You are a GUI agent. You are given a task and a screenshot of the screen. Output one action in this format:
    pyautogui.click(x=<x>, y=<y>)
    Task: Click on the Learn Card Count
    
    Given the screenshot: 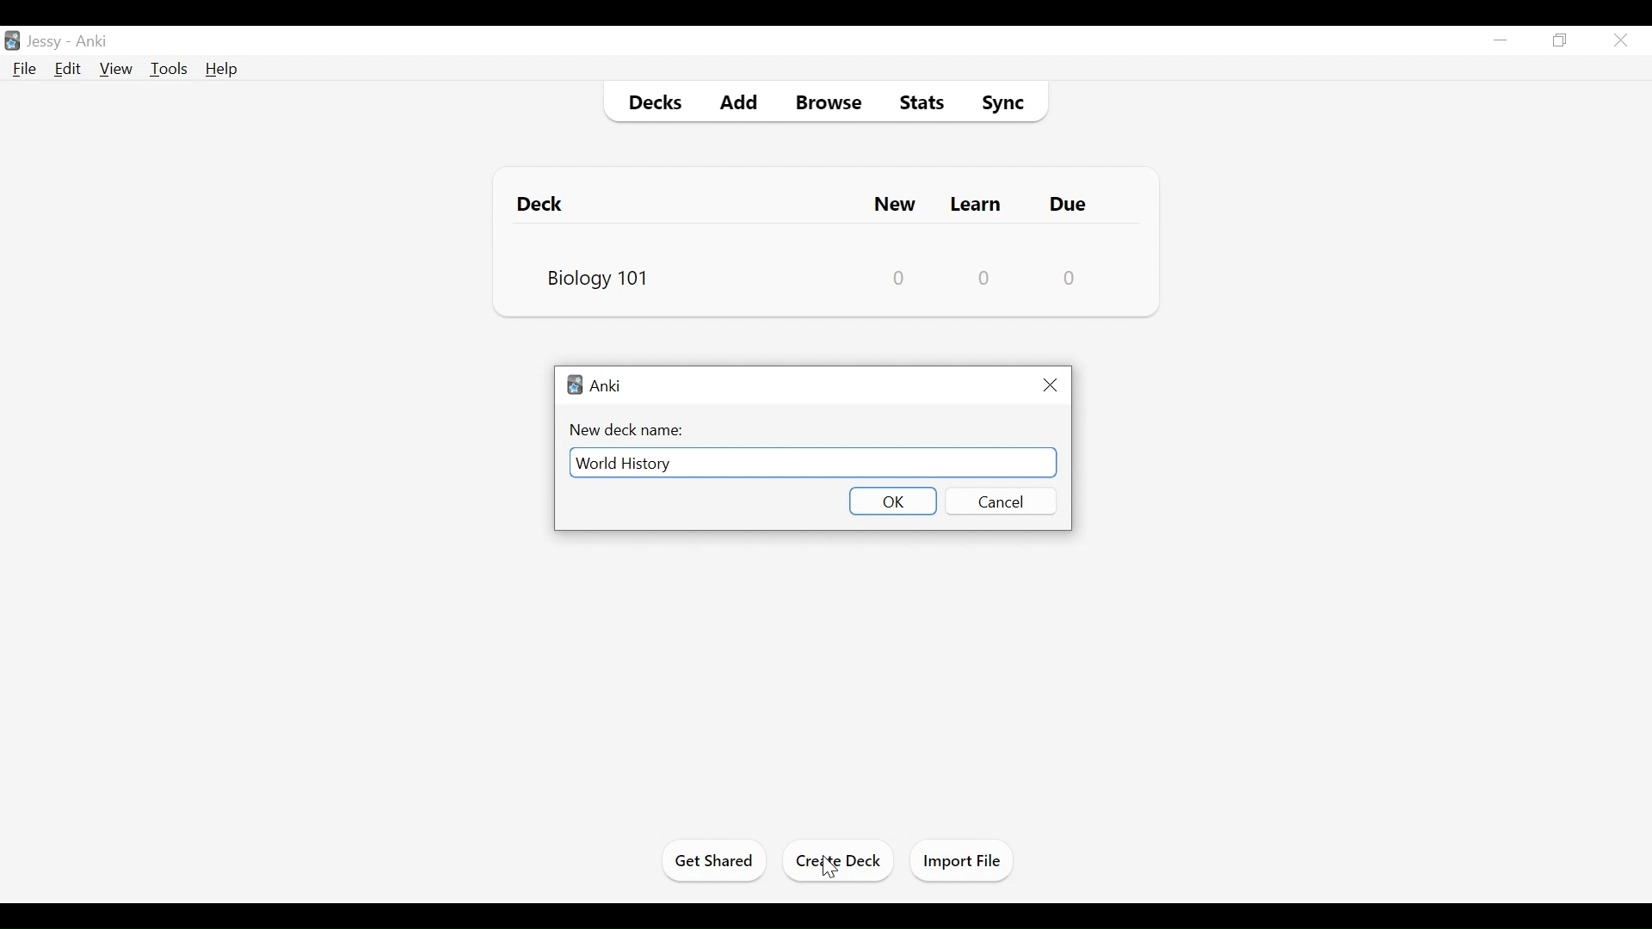 What is the action you would take?
    pyautogui.click(x=984, y=276)
    